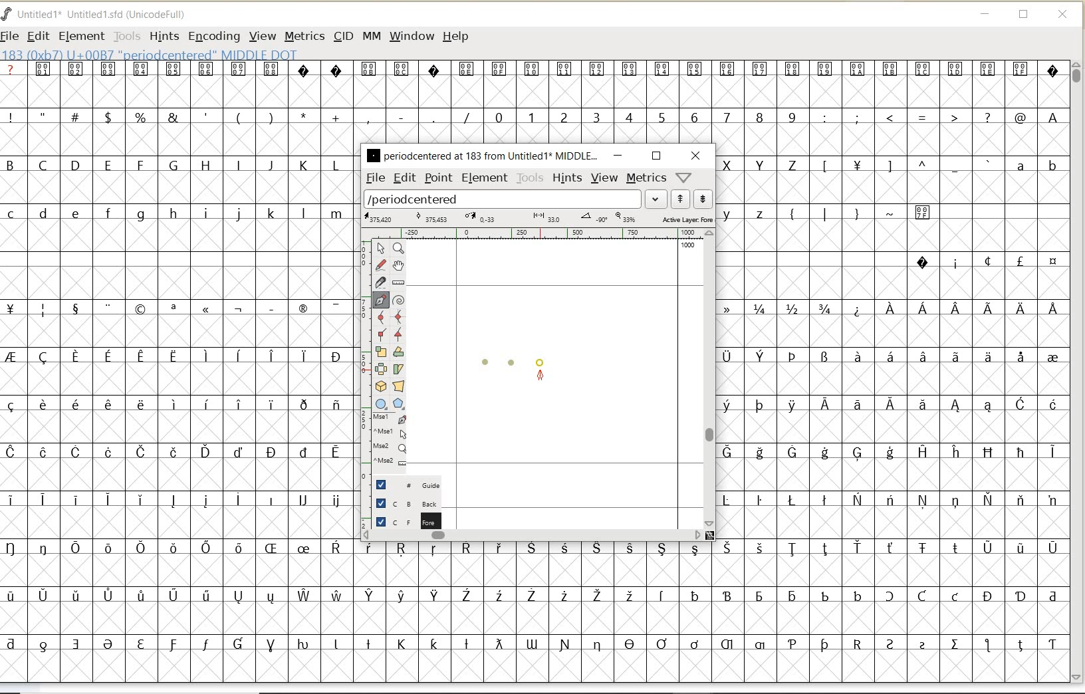 The width and height of the screenshot is (1085, 694). Describe the element at coordinates (681, 199) in the screenshot. I see `show previous word list` at that location.